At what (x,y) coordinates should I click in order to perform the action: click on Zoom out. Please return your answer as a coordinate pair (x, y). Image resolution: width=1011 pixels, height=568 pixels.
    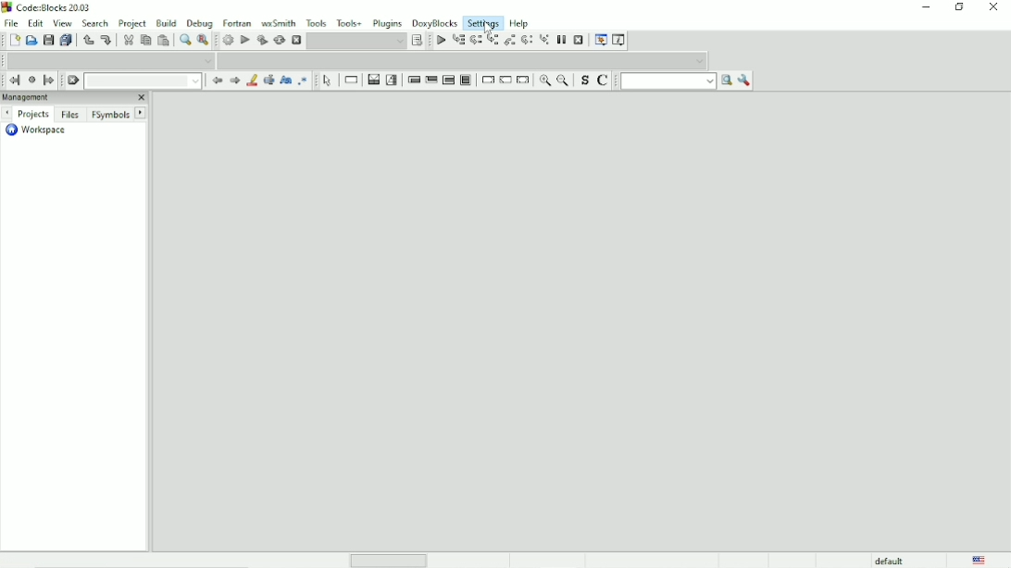
    Looking at the image, I should click on (564, 81).